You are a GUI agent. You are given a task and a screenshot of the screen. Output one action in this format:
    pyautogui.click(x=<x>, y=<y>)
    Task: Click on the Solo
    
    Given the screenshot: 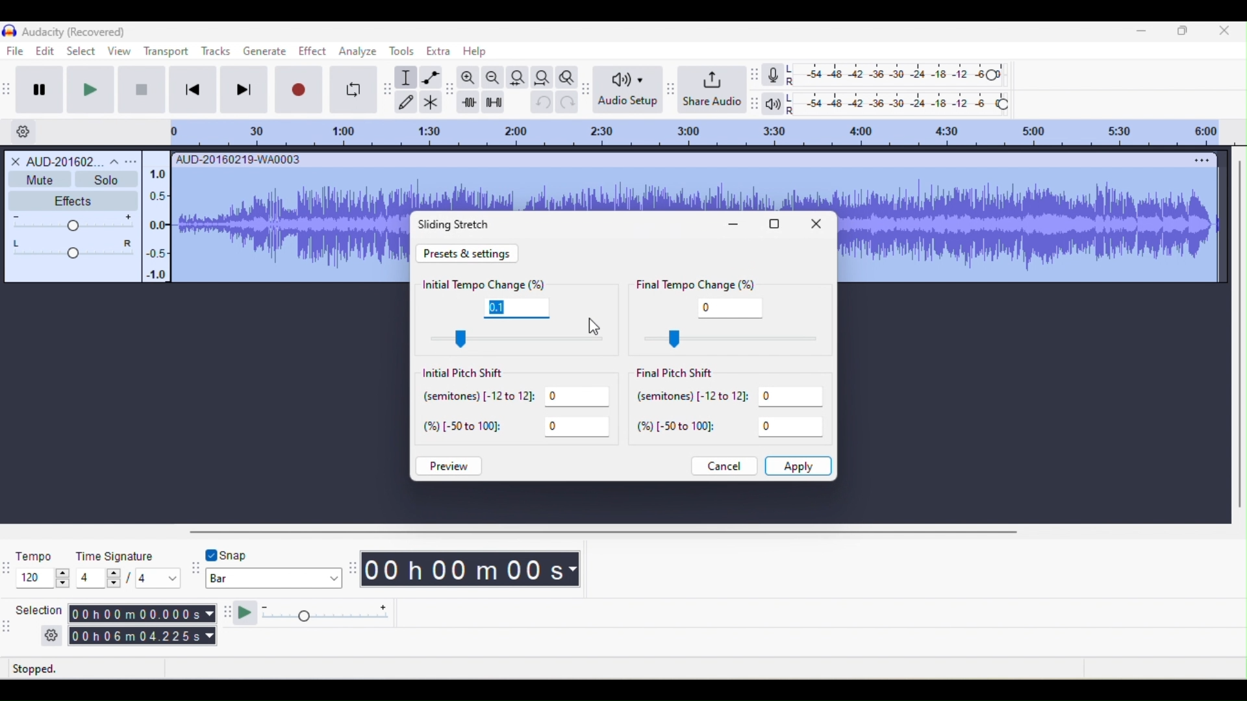 What is the action you would take?
    pyautogui.click(x=106, y=179)
    